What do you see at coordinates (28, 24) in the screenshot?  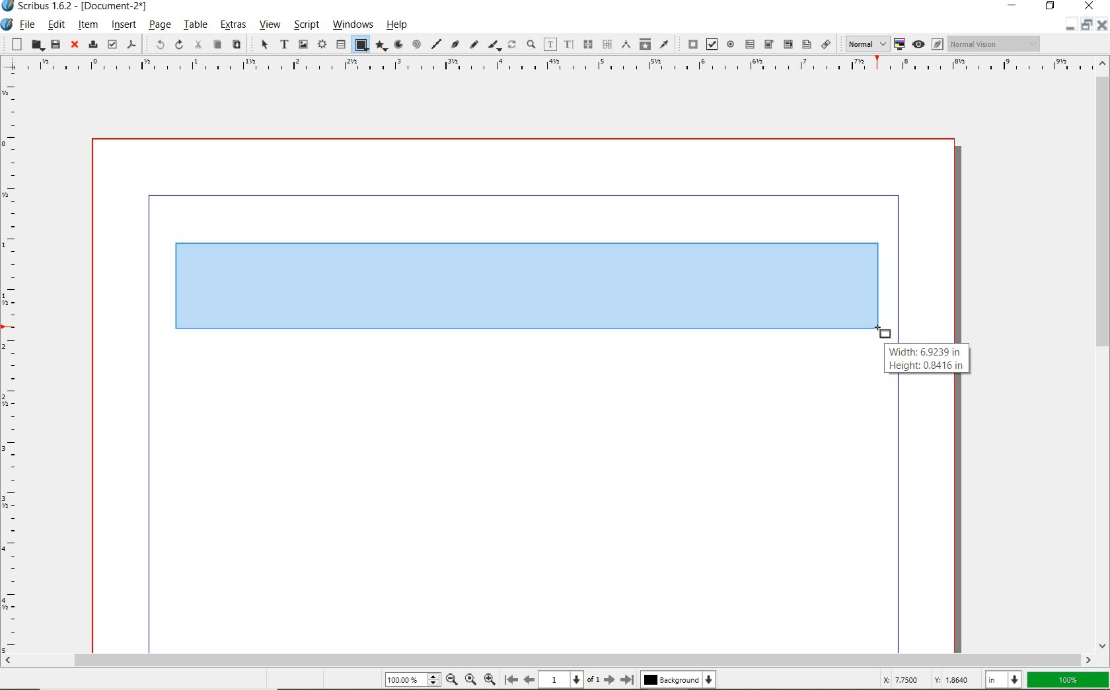 I see `file` at bounding box center [28, 24].